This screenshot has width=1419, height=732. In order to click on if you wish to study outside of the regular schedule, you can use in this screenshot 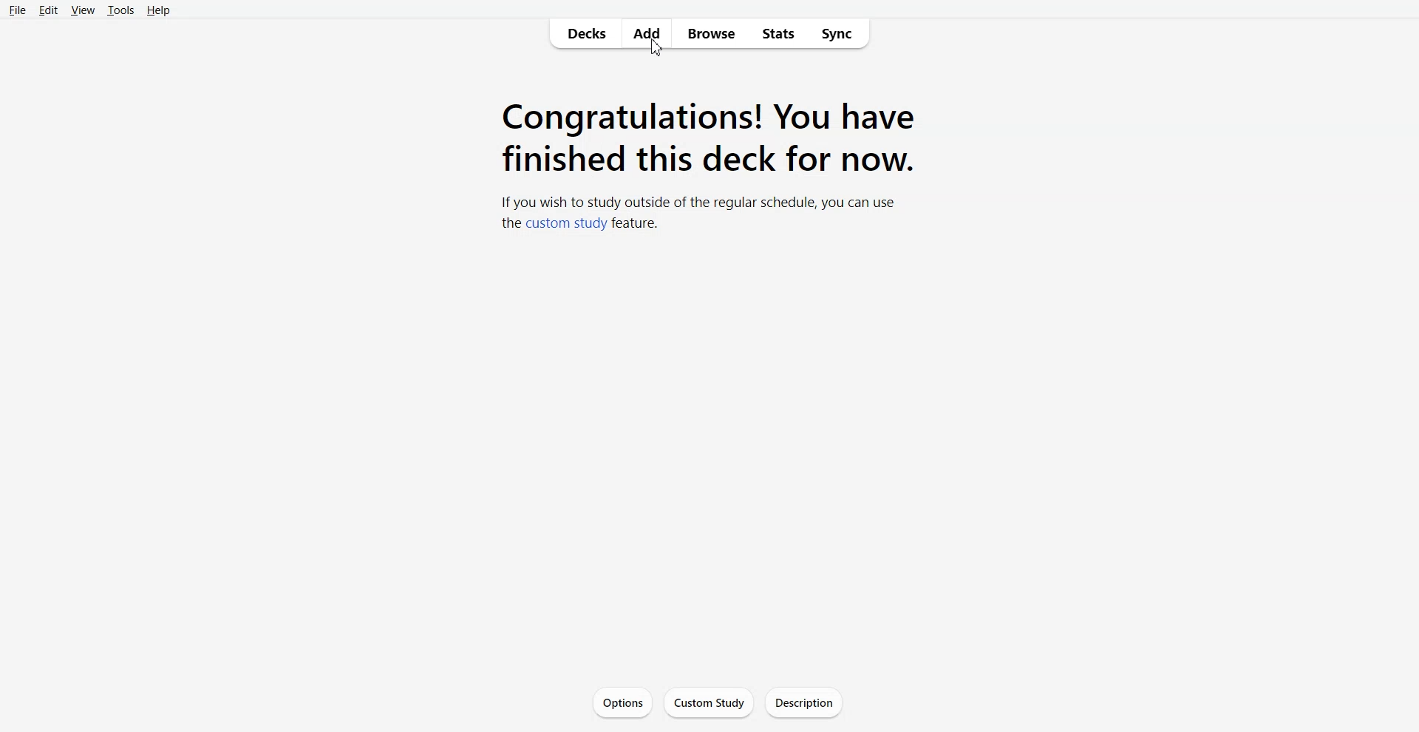, I will do `click(699, 203)`.